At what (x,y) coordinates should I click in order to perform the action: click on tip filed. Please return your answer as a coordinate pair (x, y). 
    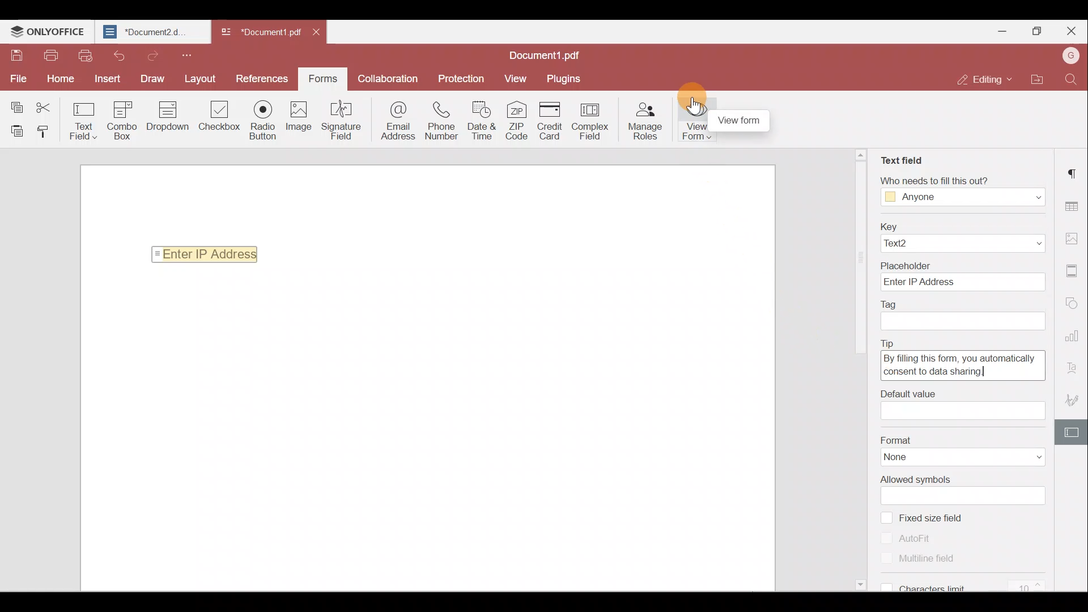
    Looking at the image, I should click on (912, 393).